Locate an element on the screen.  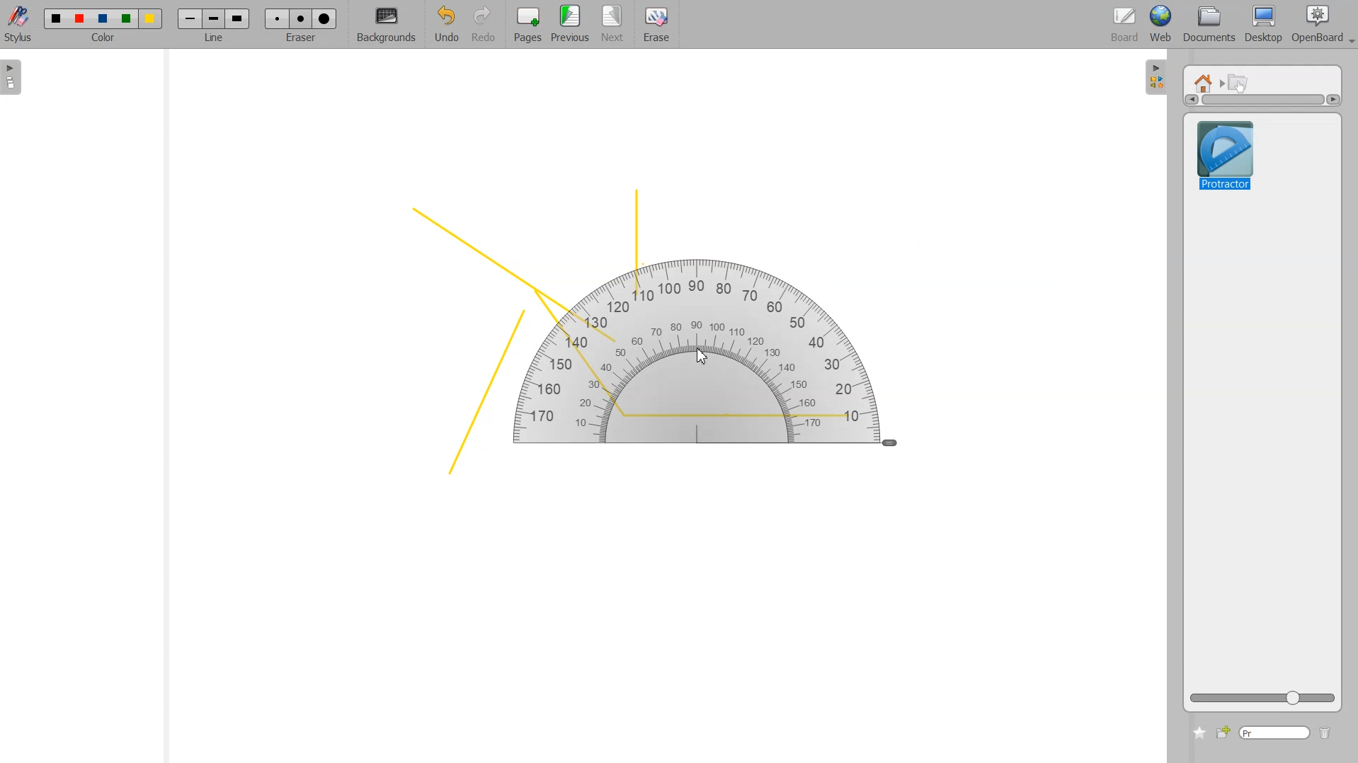
Vertical scrollbar is located at coordinates (1262, 100).